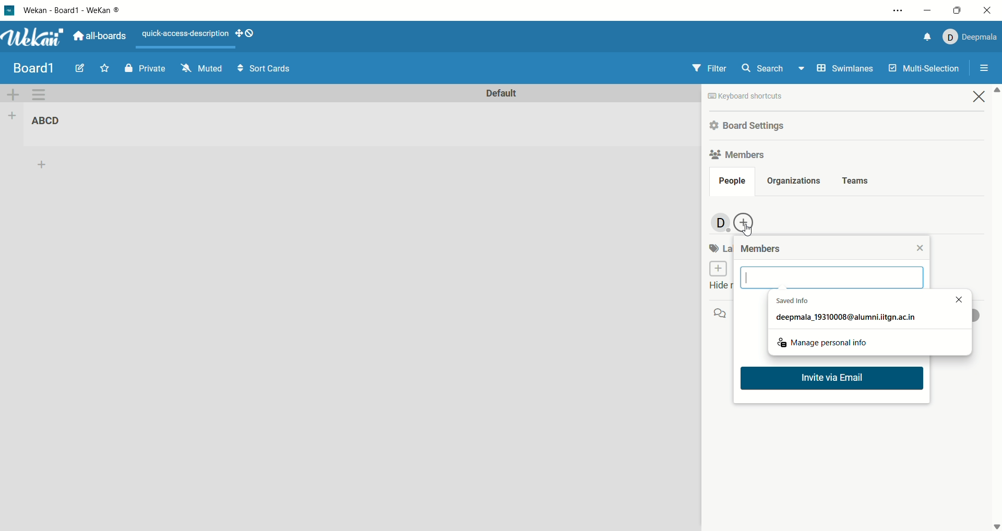 The image size is (1002, 531). I want to click on default, so click(500, 94).